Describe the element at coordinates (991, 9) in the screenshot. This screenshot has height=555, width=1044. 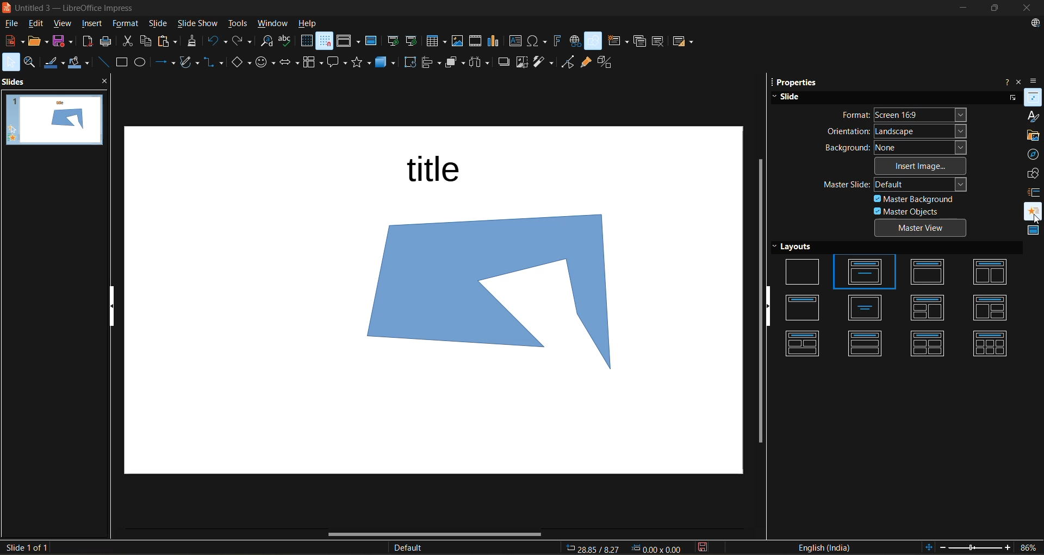
I see `maximize` at that location.